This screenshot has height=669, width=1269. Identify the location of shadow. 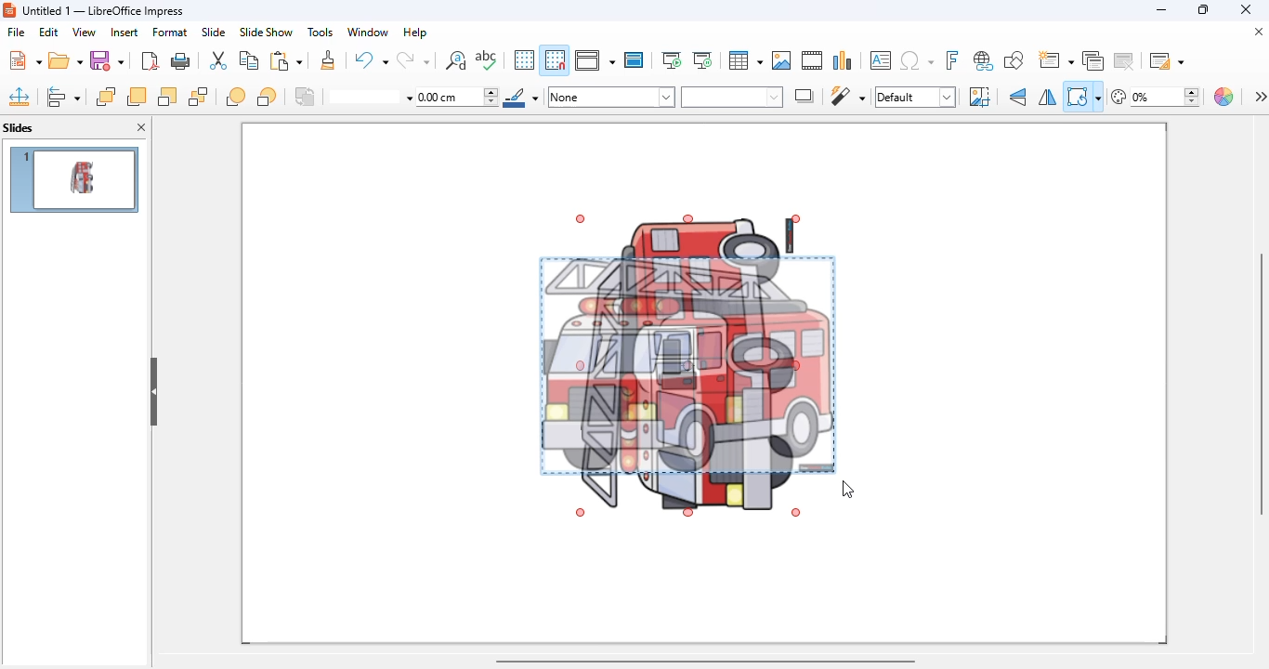
(805, 96).